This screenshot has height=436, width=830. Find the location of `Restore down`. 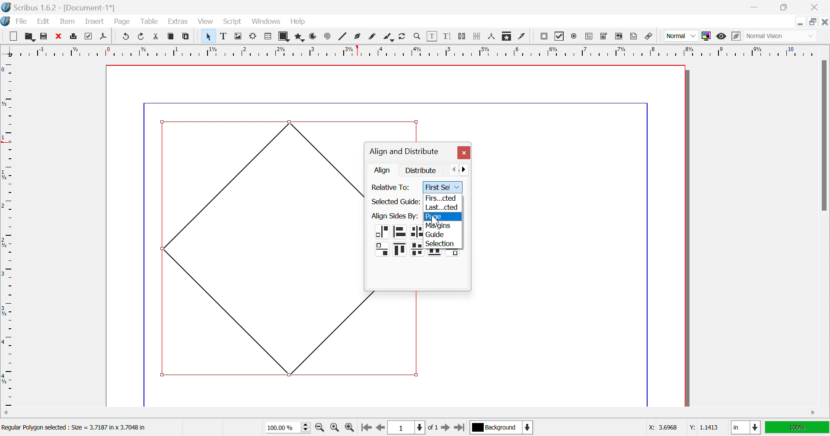

Restore down is located at coordinates (813, 22).